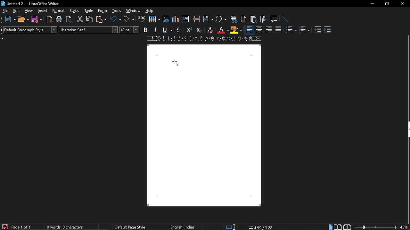 The image size is (410, 230). I want to click on Cursor, so click(176, 64).